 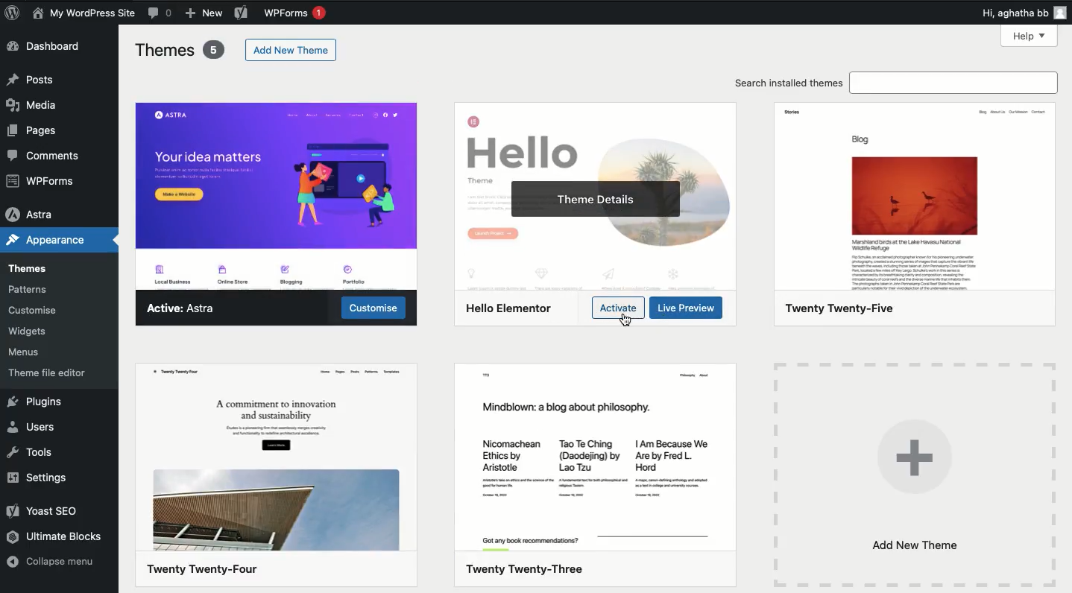 What do you see at coordinates (31, 352) in the screenshot?
I see `menus` at bounding box center [31, 352].